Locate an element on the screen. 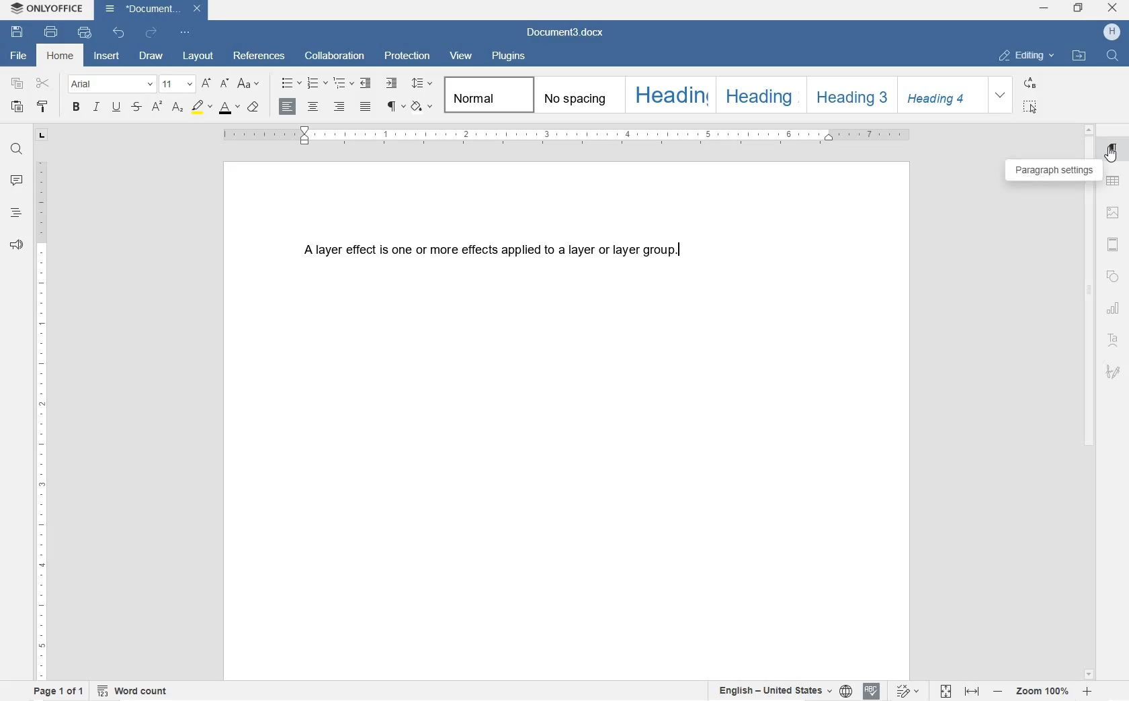 This screenshot has width=1129, height=701. STRIKETHROUGH is located at coordinates (136, 105).